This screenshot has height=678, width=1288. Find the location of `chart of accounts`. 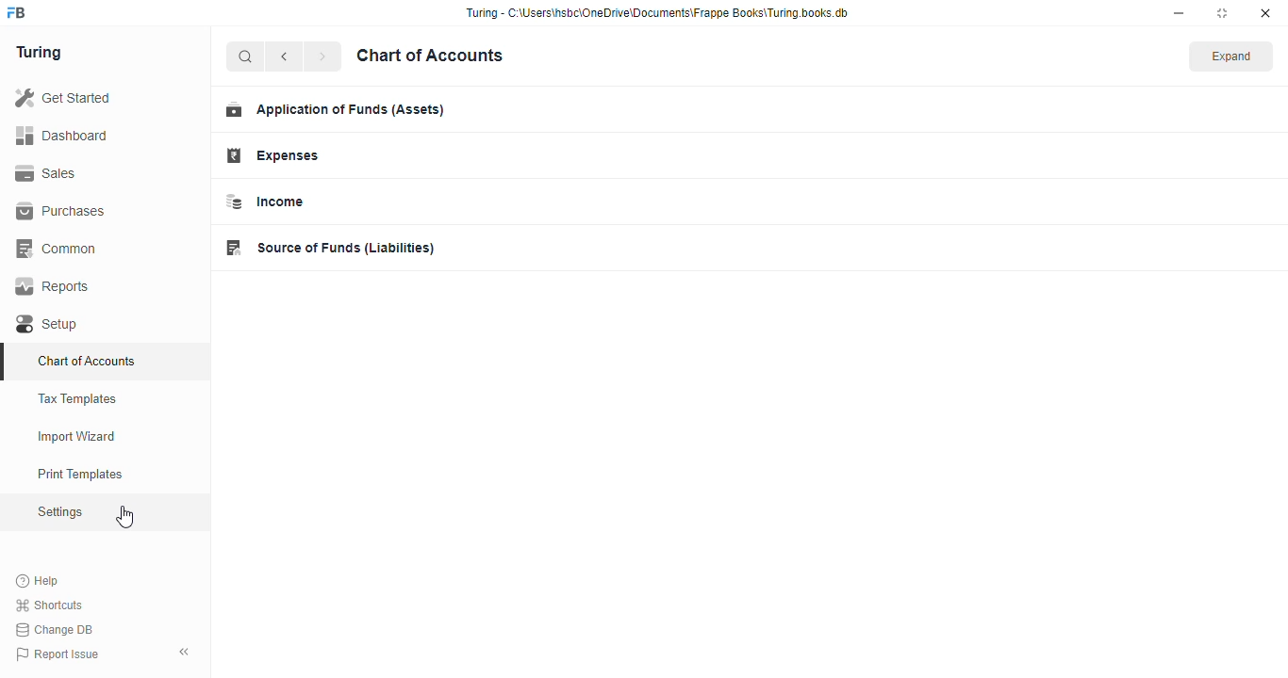

chart of accounts is located at coordinates (430, 56).